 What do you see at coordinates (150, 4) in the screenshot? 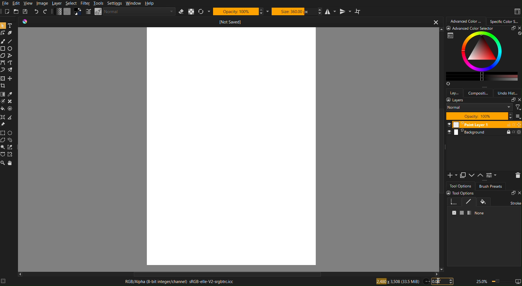
I see `Help` at bounding box center [150, 4].